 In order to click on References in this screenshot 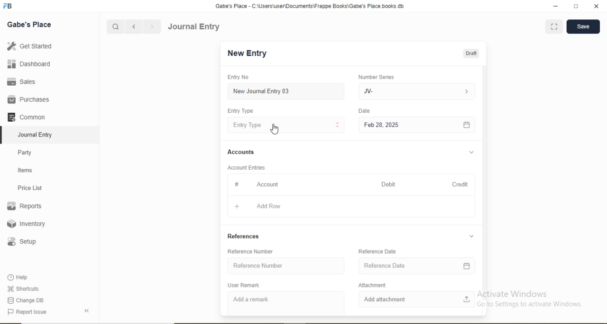, I will do `click(243, 236)`.